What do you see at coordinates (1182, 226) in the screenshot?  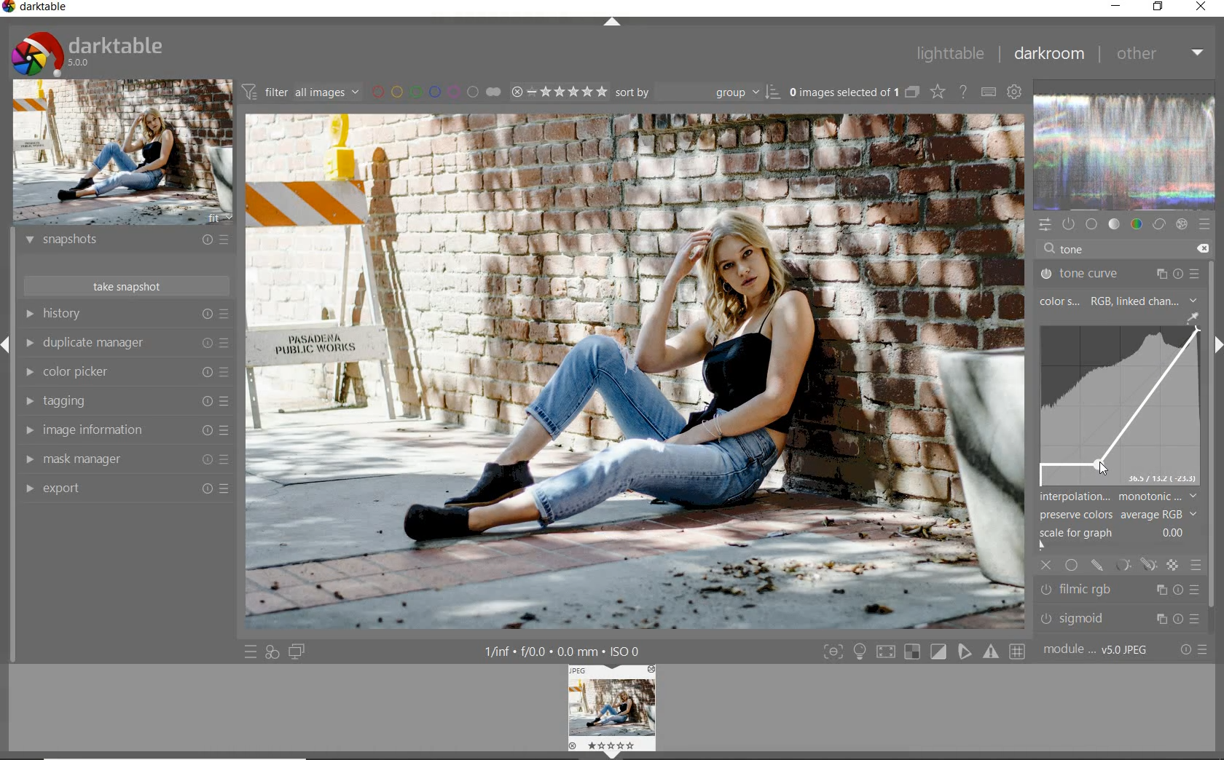 I see `effect` at bounding box center [1182, 226].